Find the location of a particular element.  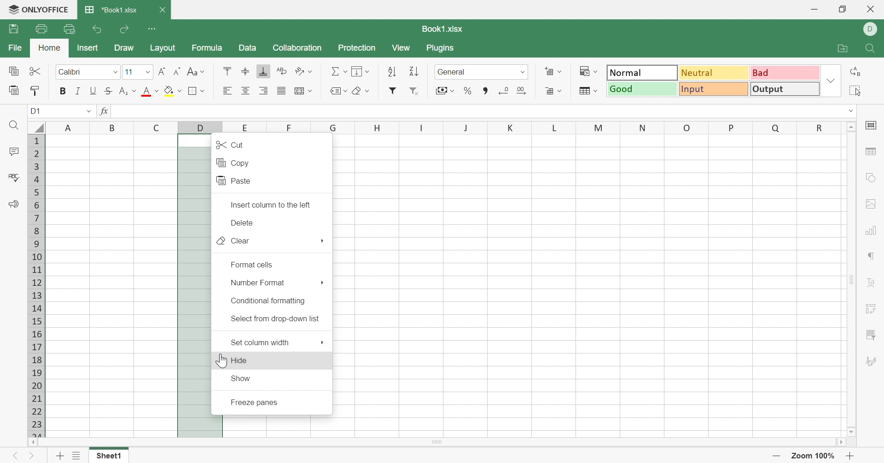

Drop Down is located at coordinates (149, 72).